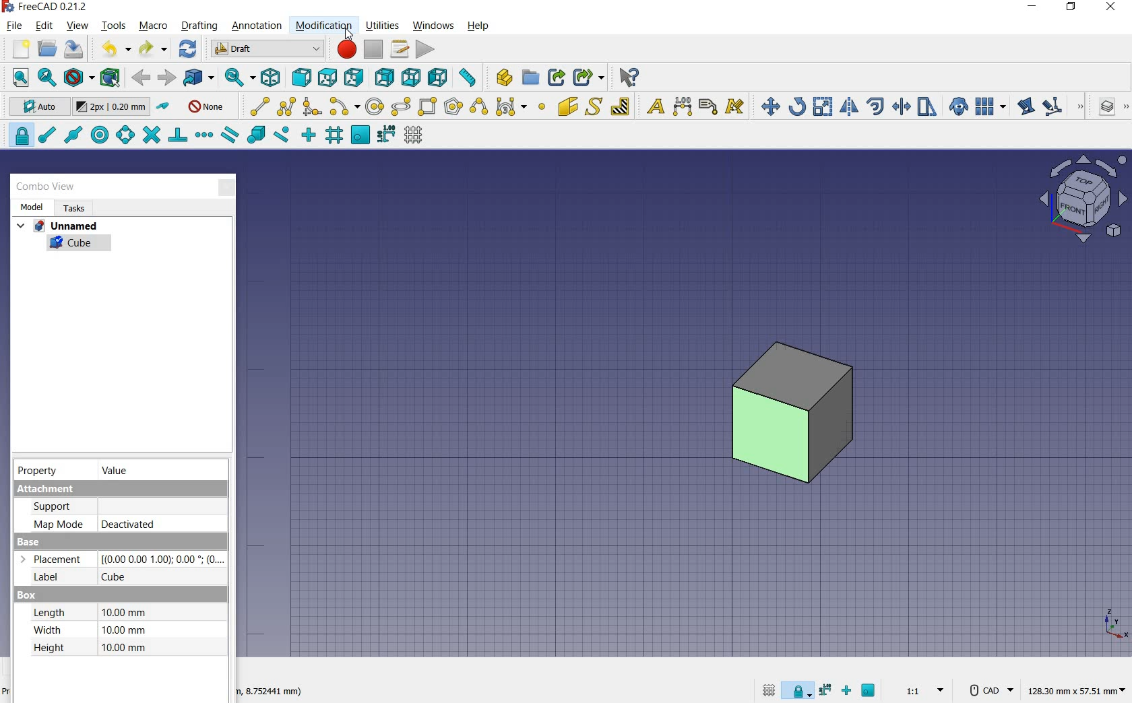 This screenshot has width=1132, height=703. I want to click on Bezier tools, so click(511, 108).